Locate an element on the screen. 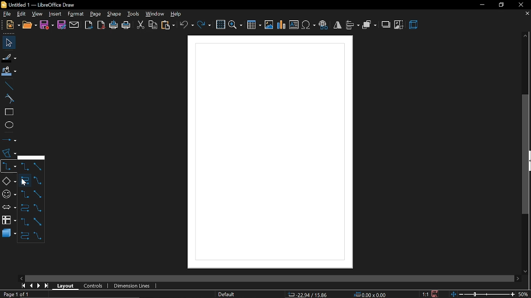 The image size is (531, 298). zoom is located at coordinates (235, 25).